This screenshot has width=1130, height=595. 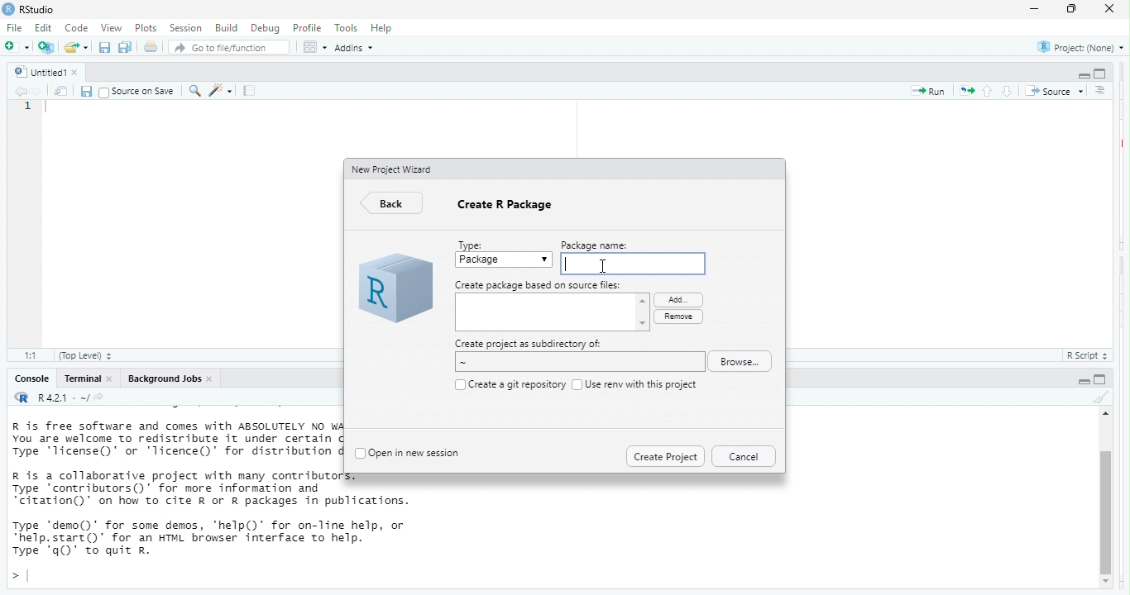 I want to click on save all open documents, so click(x=126, y=47).